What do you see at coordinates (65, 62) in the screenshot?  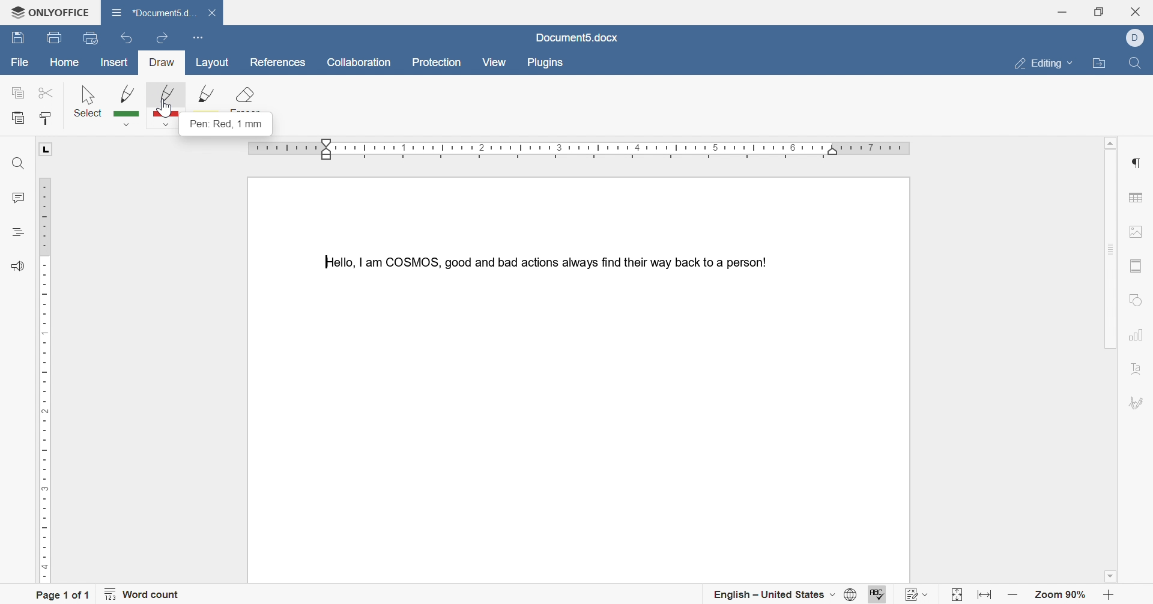 I see `home` at bounding box center [65, 62].